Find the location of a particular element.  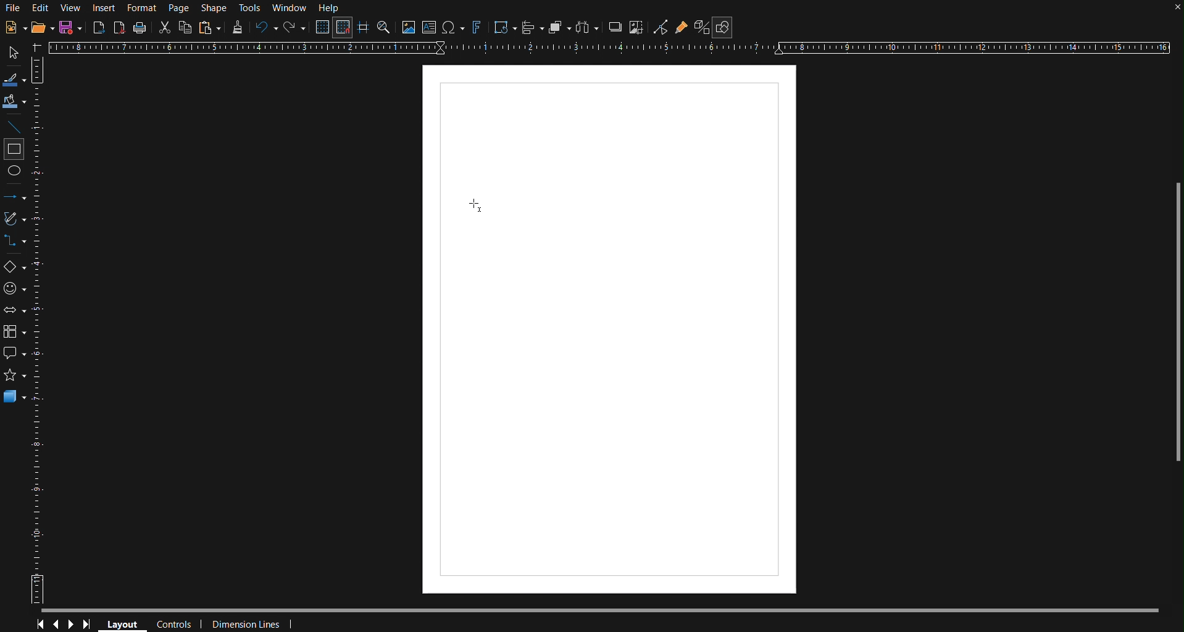

Shape is located at coordinates (215, 9).